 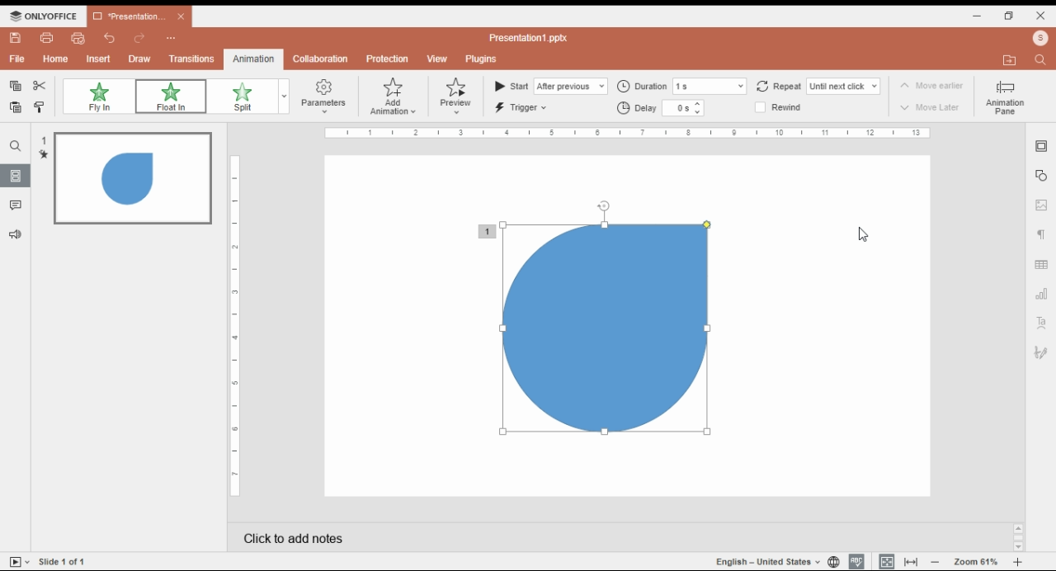 What do you see at coordinates (1041, 295) in the screenshot?
I see `chart settings` at bounding box center [1041, 295].